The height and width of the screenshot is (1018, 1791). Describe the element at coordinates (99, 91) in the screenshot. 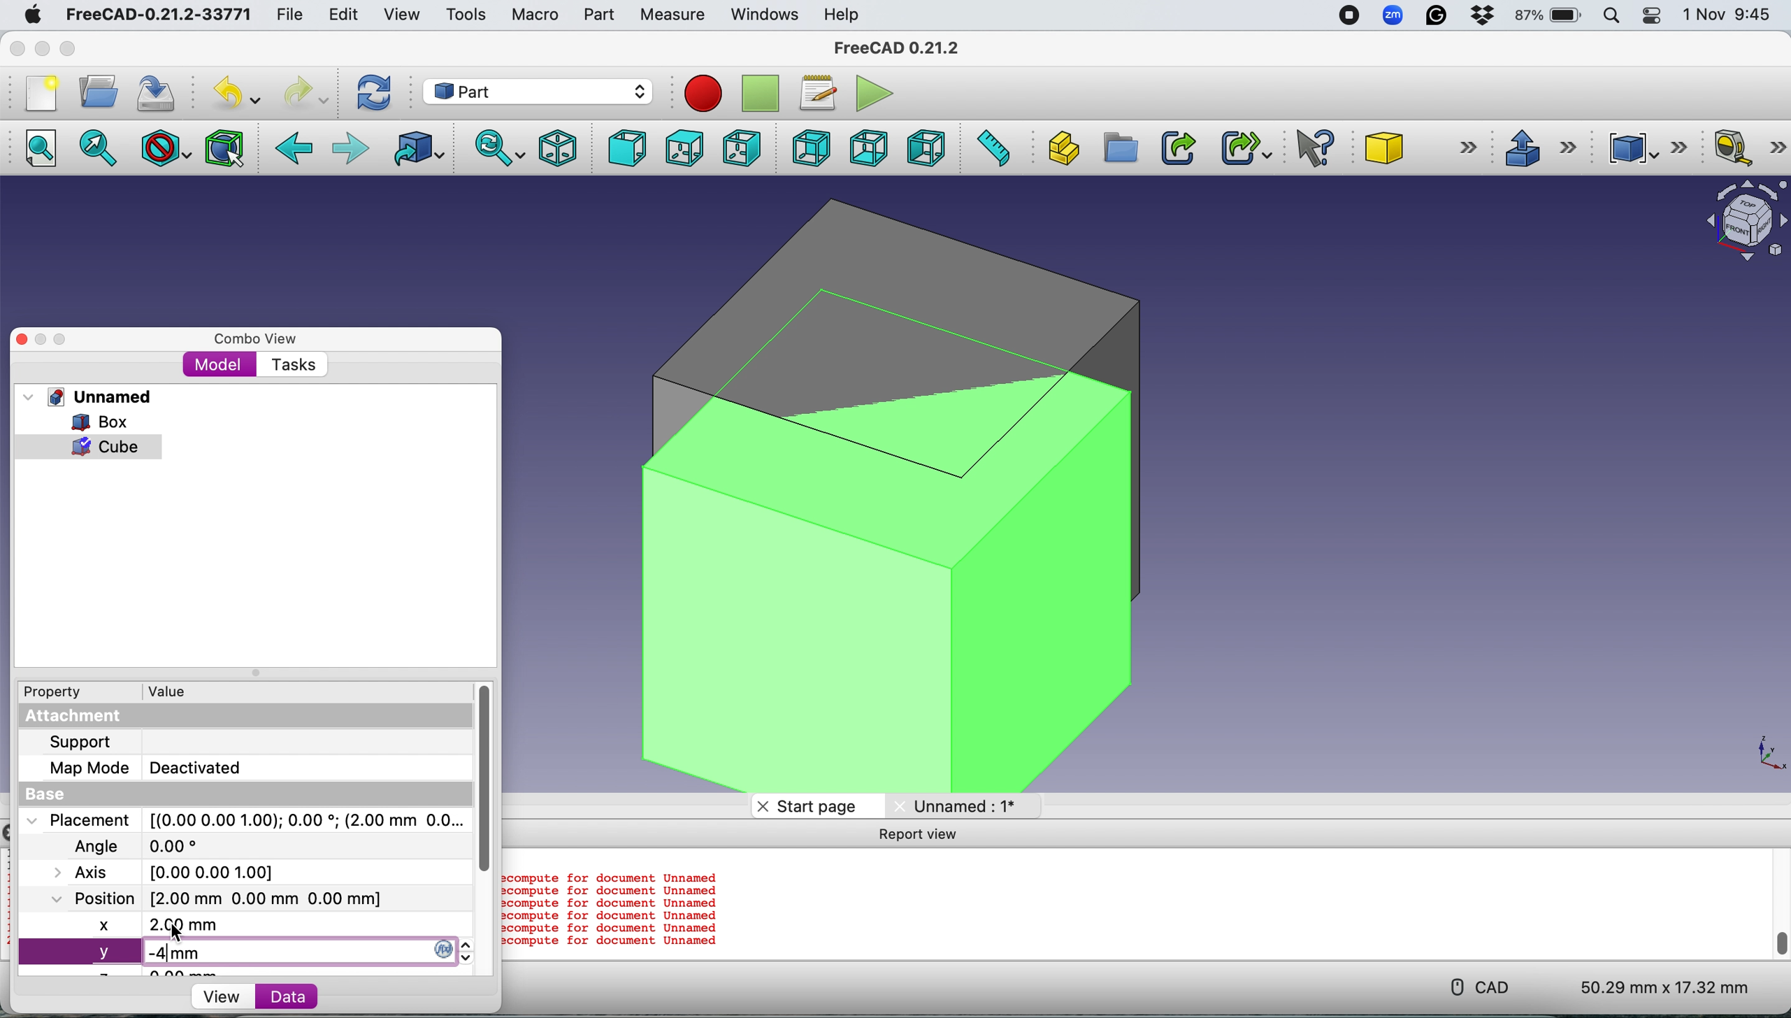

I see `Open` at that location.